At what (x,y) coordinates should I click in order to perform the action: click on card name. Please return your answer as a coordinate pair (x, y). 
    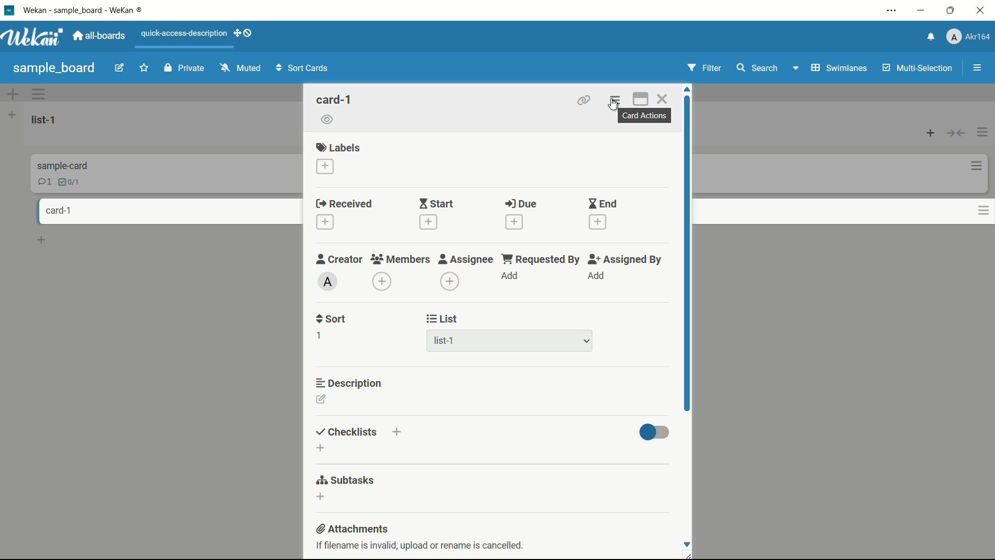
    Looking at the image, I should click on (335, 99).